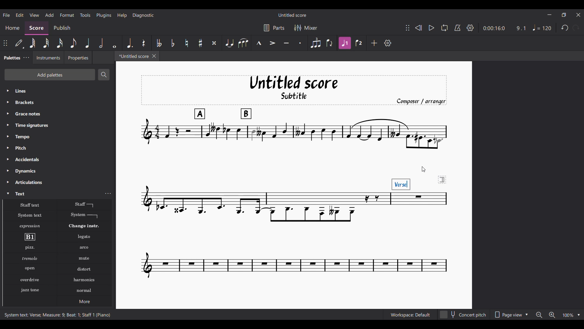 Image resolution: width=584 pixels, height=329 pixels. Describe the element at coordinates (457, 28) in the screenshot. I see `Metronome` at that location.